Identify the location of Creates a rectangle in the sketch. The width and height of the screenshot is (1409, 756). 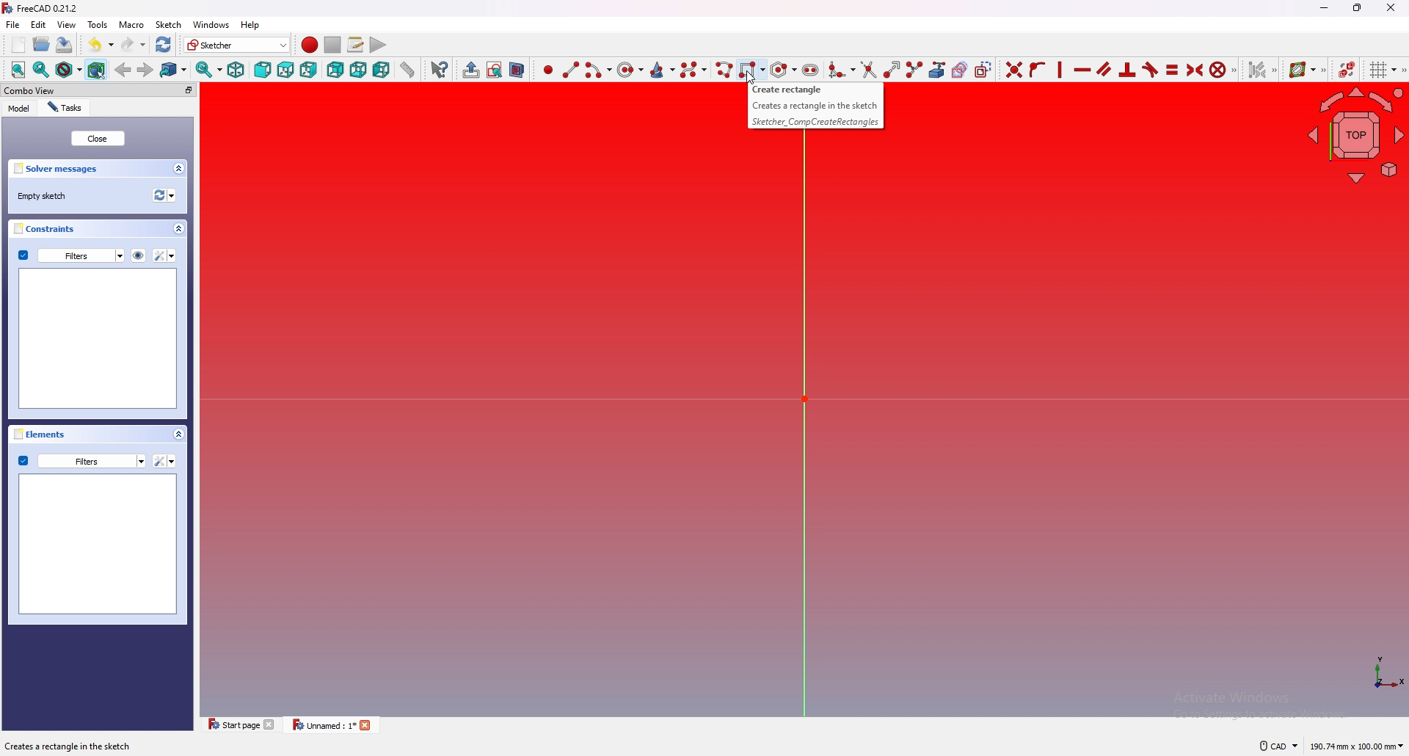
(814, 105).